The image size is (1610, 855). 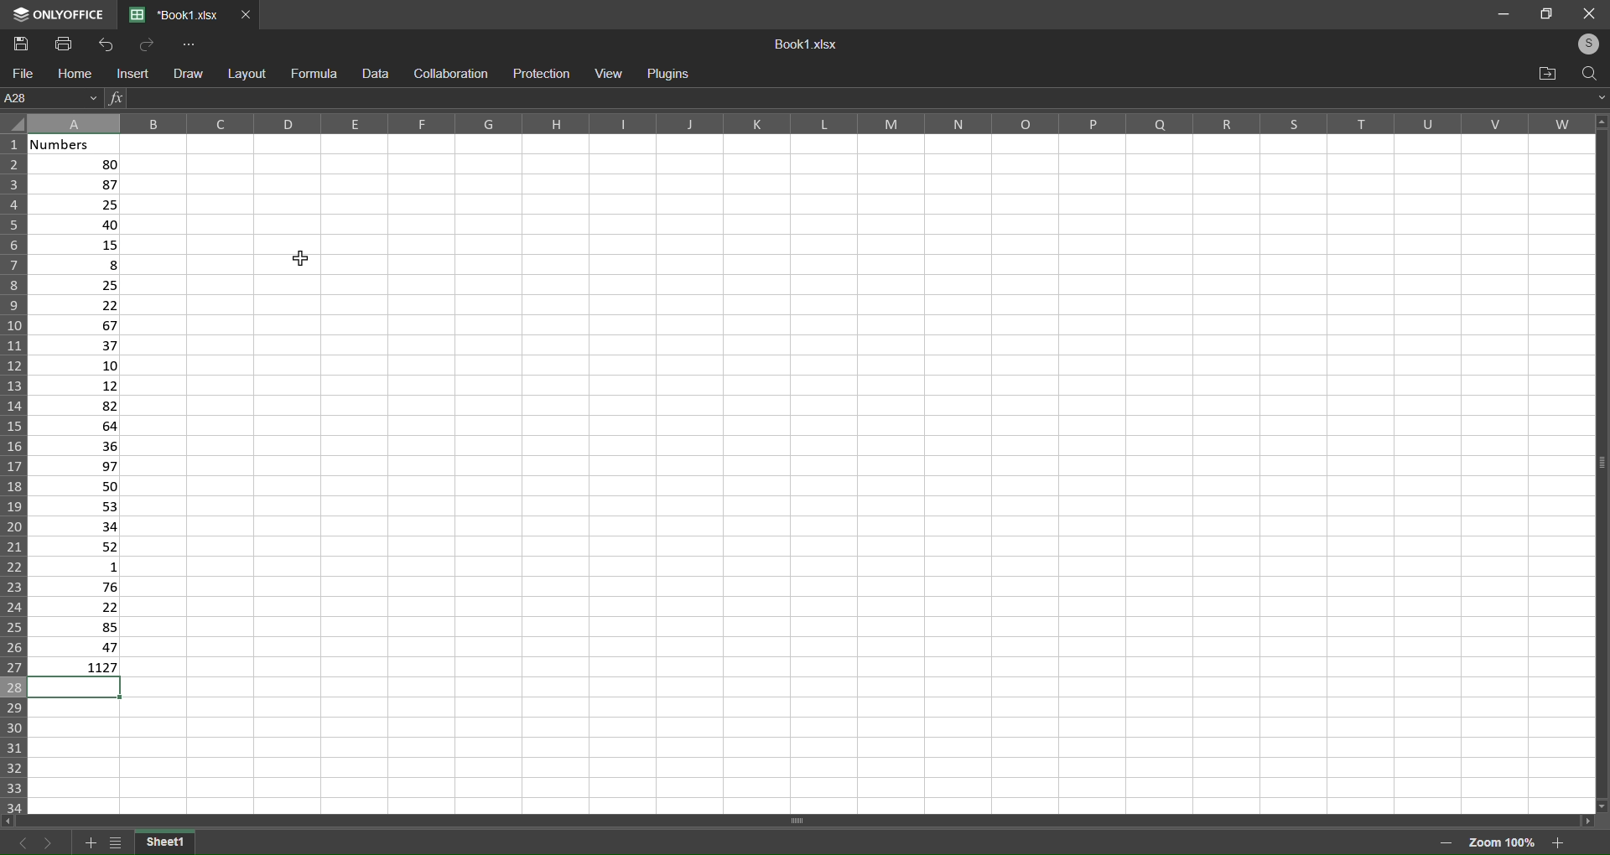 What do you see at coordinates (62, 44) in the screenshot?
I see `Print` at bounding box center [62, 44].